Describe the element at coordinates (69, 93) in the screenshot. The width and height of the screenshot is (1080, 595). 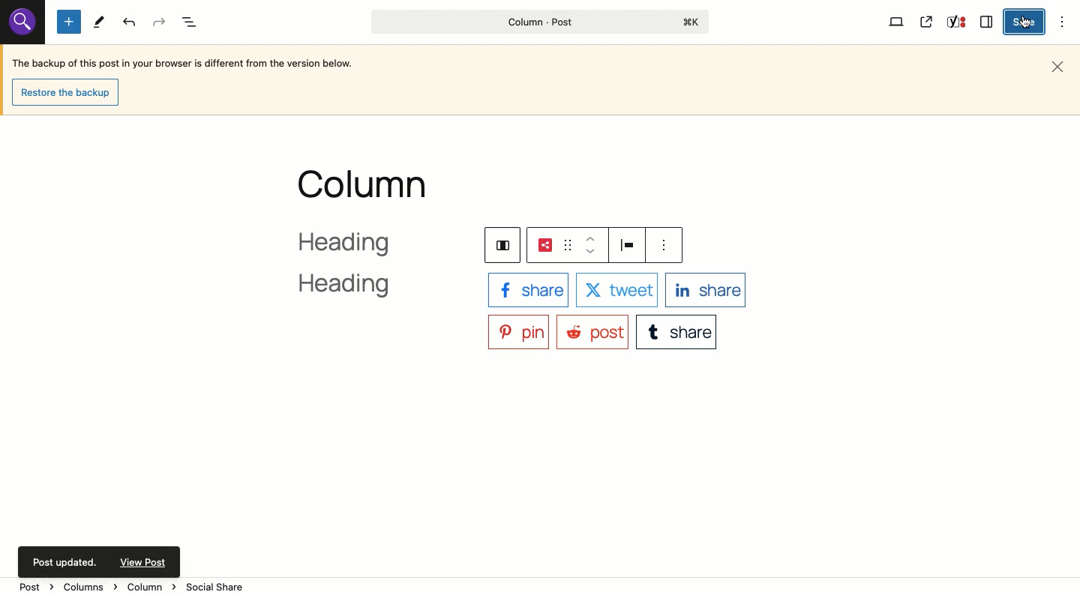
I see `Restore the backup` at that location.